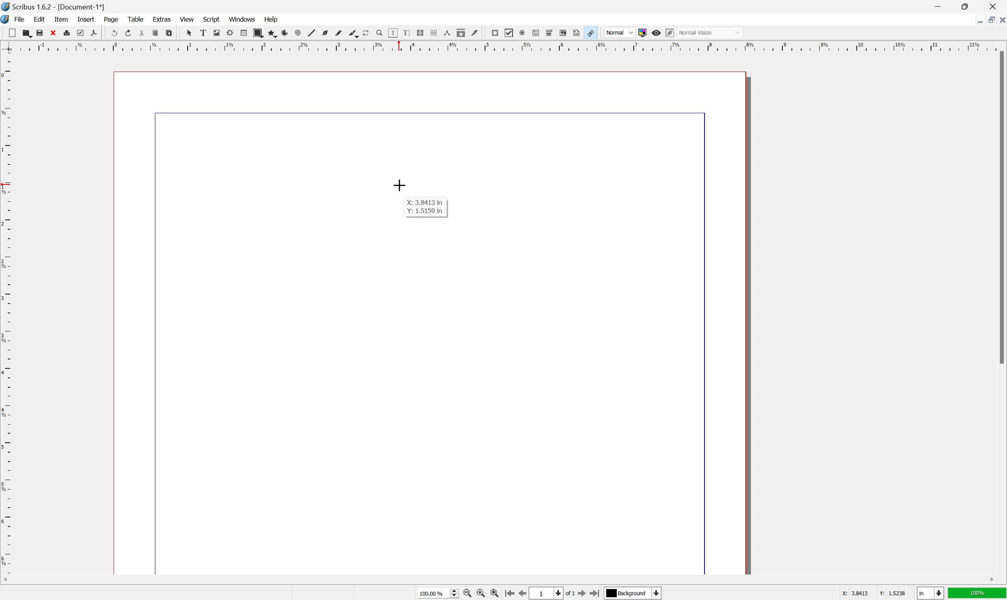  What do you see at coordinates (61, 19) in the screenshot?
I see `item` at bounding box center [61, 19].